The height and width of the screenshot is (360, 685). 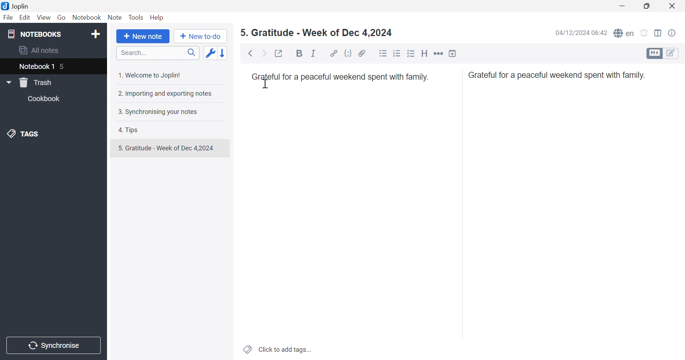 I want to click on View, so click(x=44, y=18).